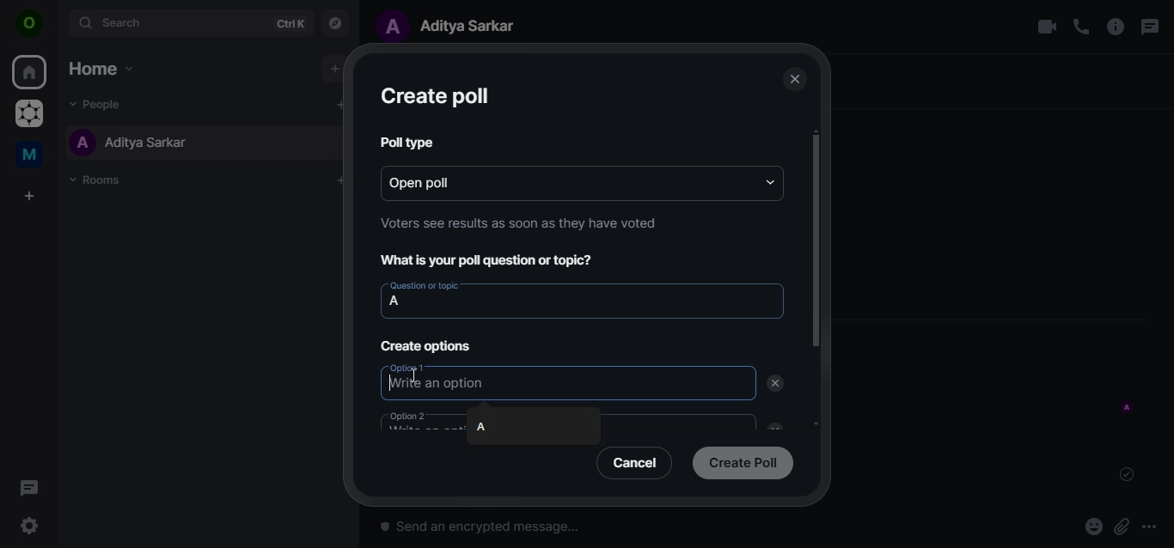 The image size is (1174, 548). What do you see at coordinates (1128, 408) in the screenshot?
I see `message sent by ` at bounding box center [1128, 408].